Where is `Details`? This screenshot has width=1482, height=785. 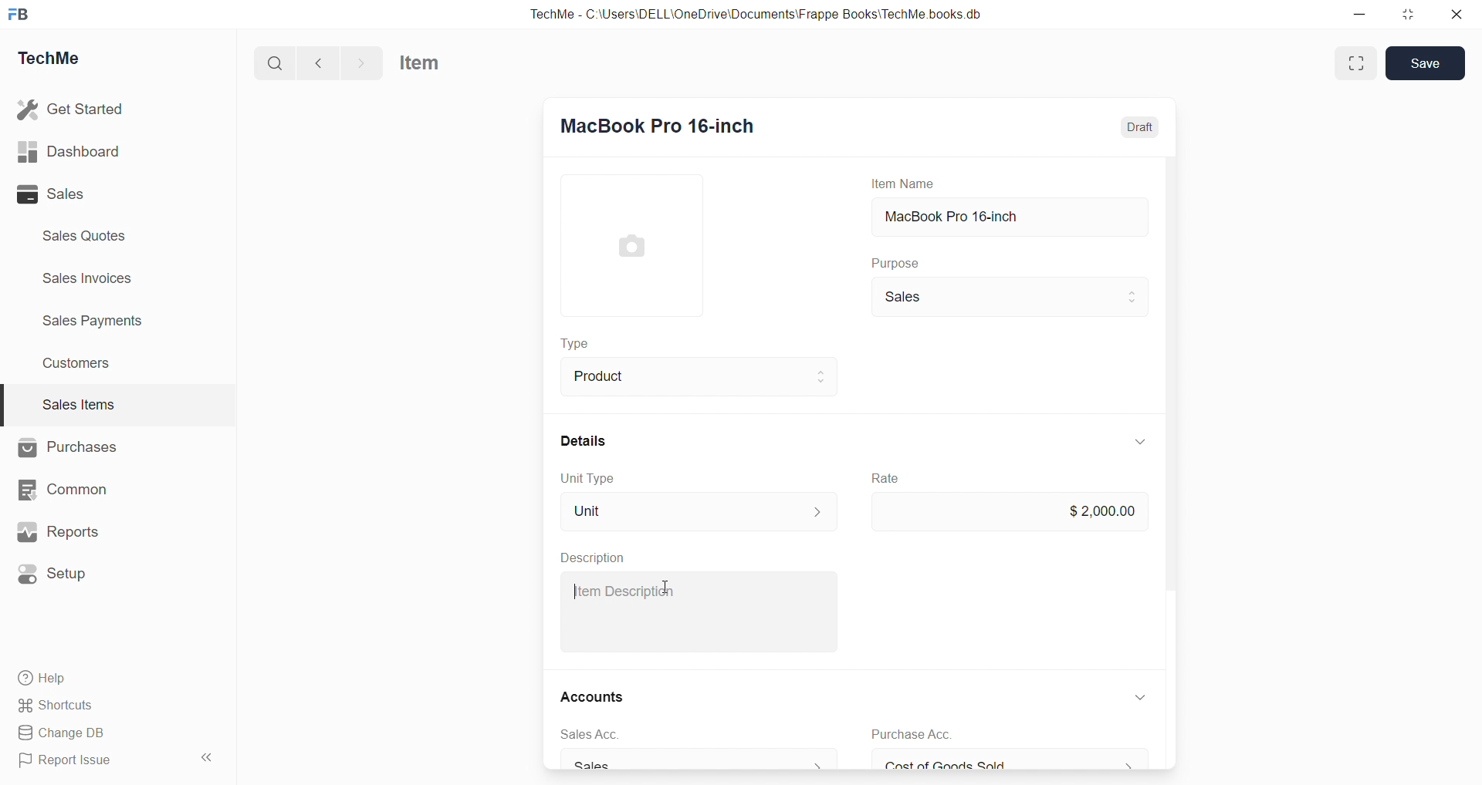
Details is located at coordinates (584, 441).